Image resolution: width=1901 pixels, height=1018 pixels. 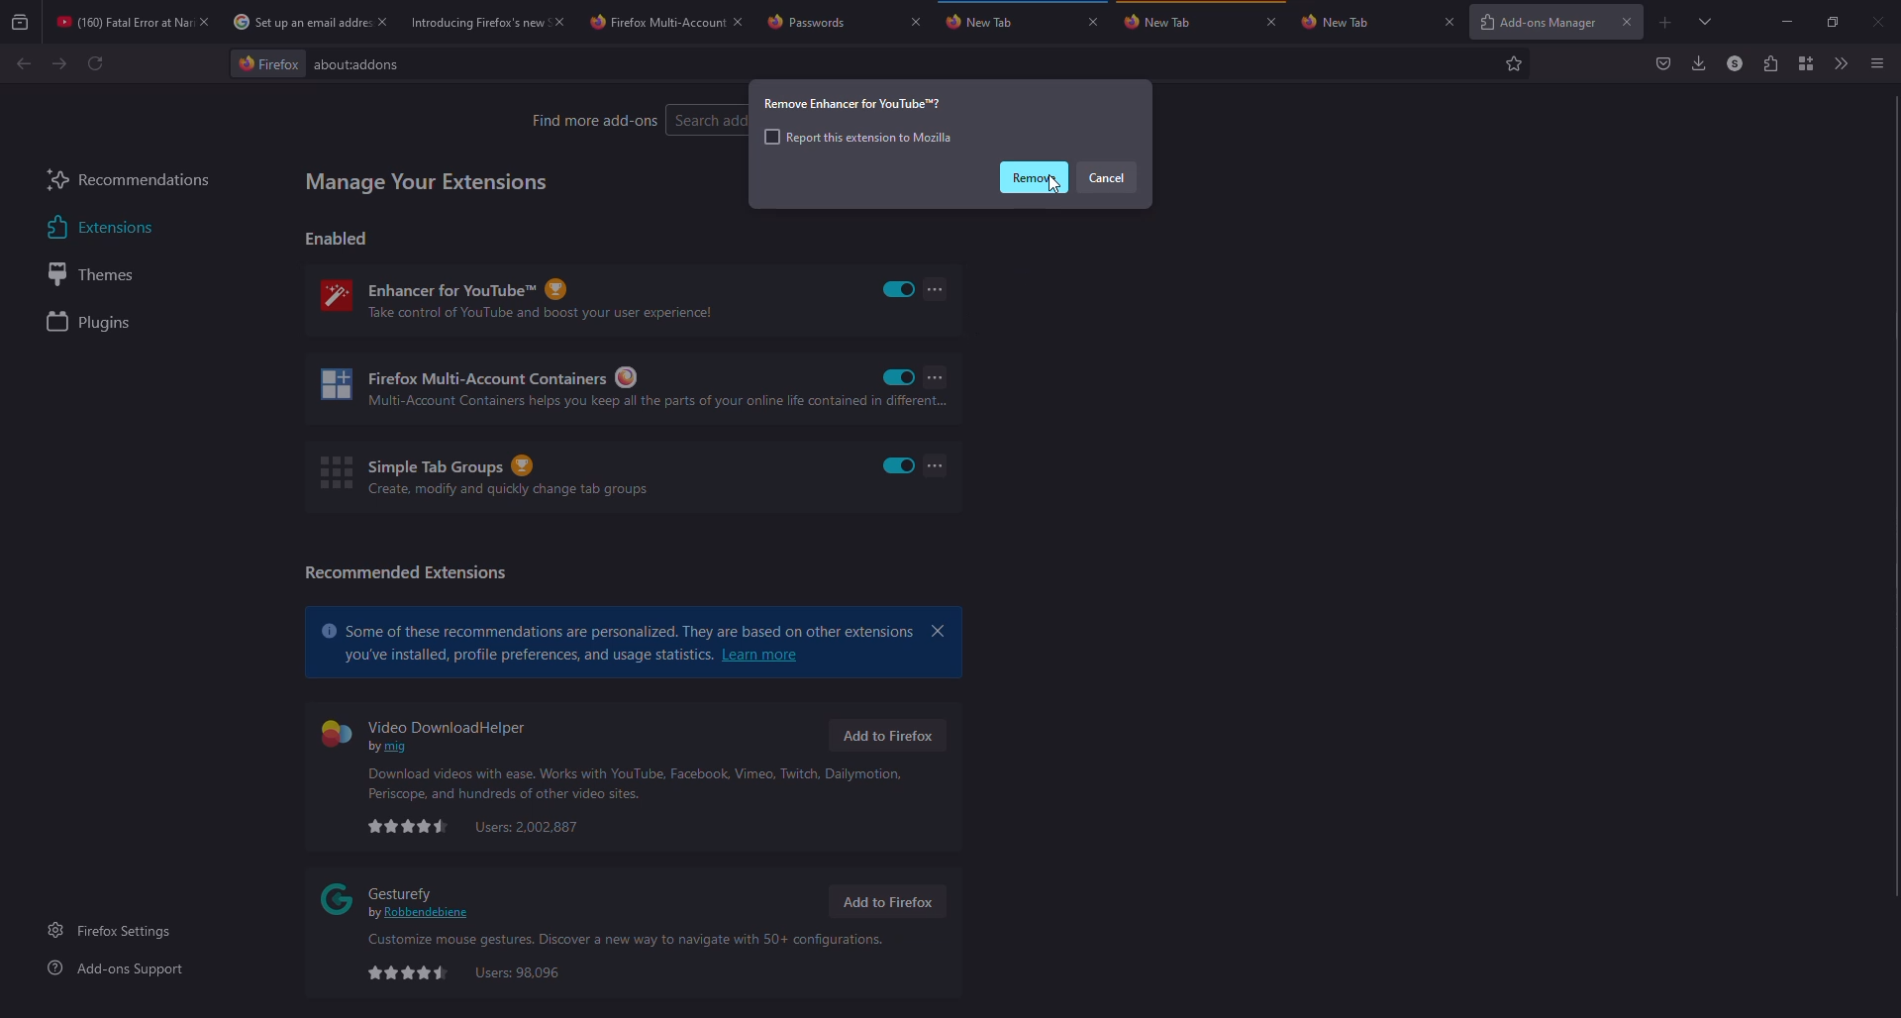 What do you see at coordinates (99, 274) in the screenshot?
I see `themes` at bounding box center [99, 274].